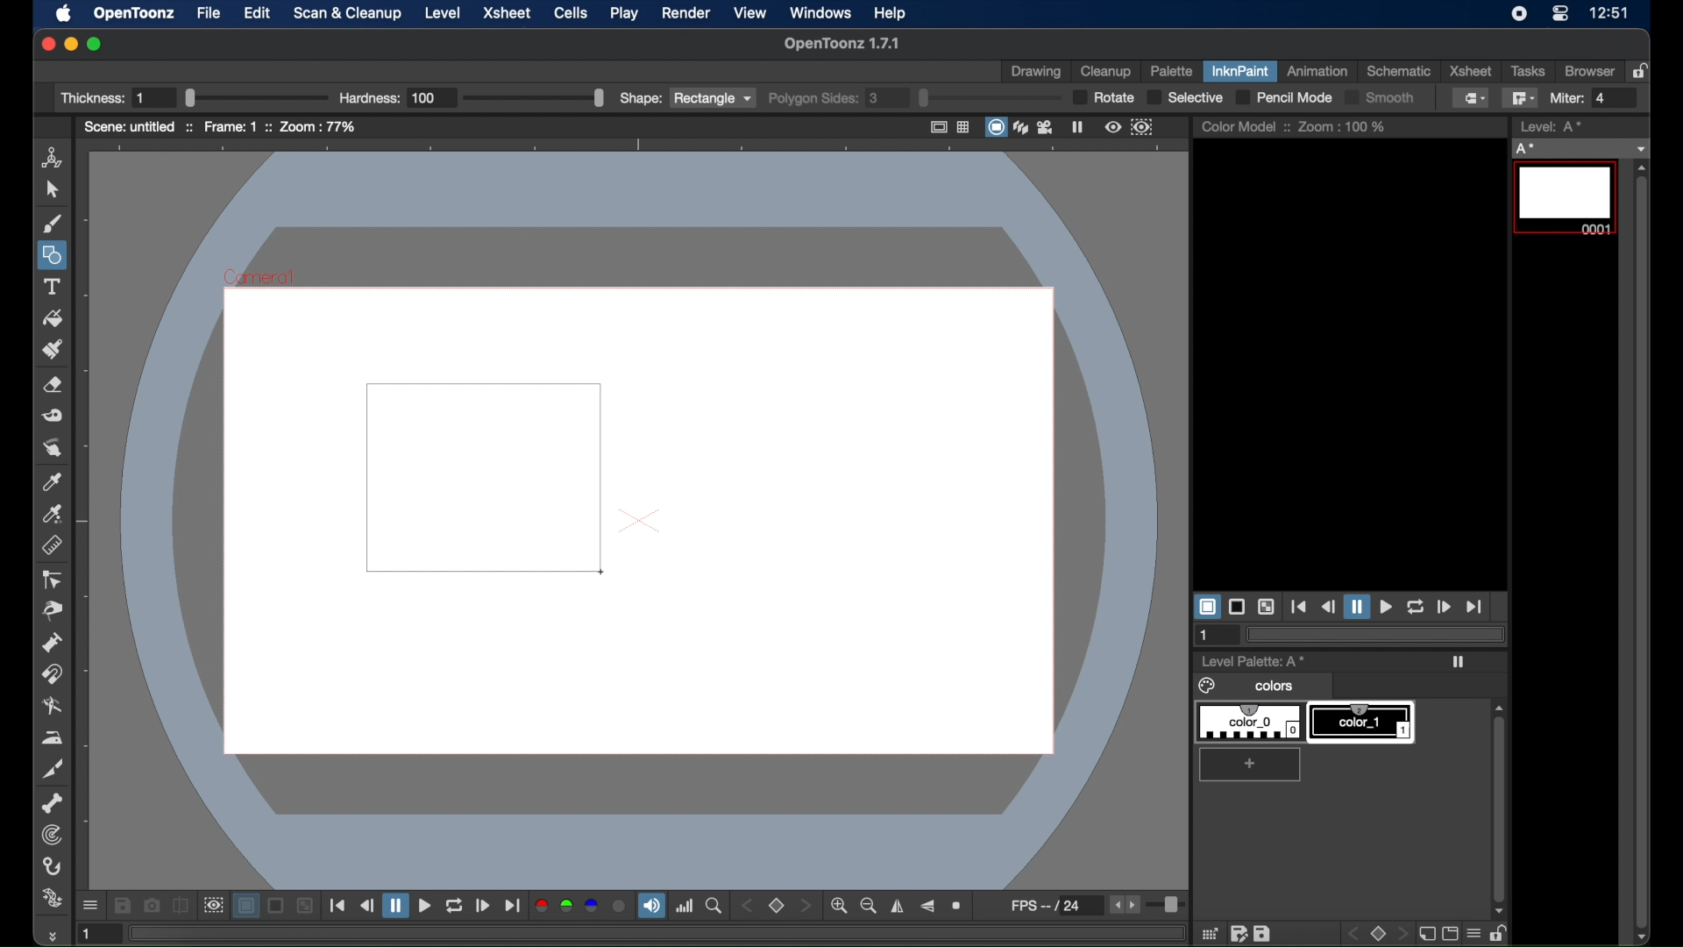 The image size is (1683, 947). I want to click on set view, so click(777, 907).